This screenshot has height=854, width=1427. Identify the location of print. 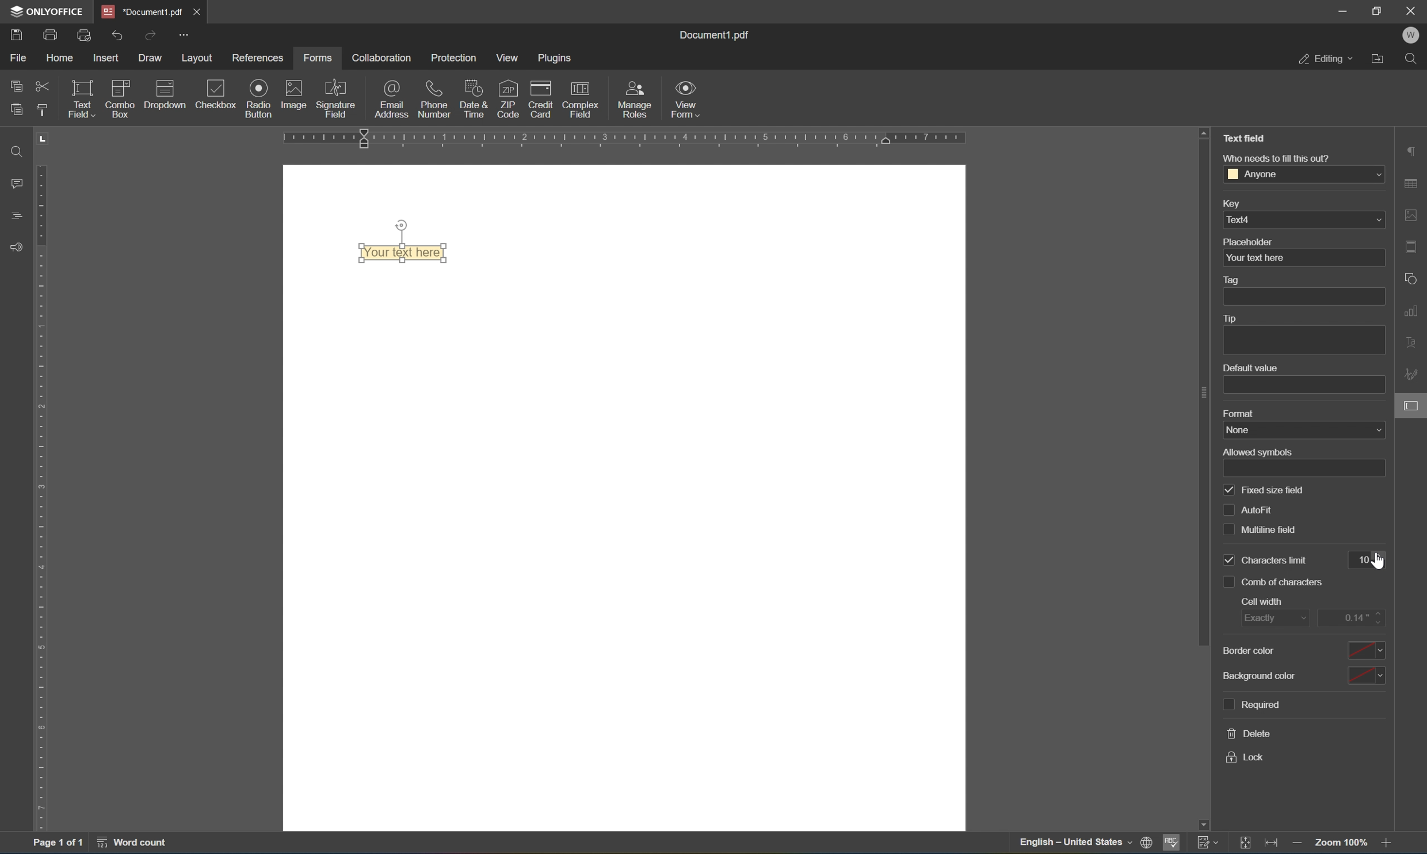
(51, 33).